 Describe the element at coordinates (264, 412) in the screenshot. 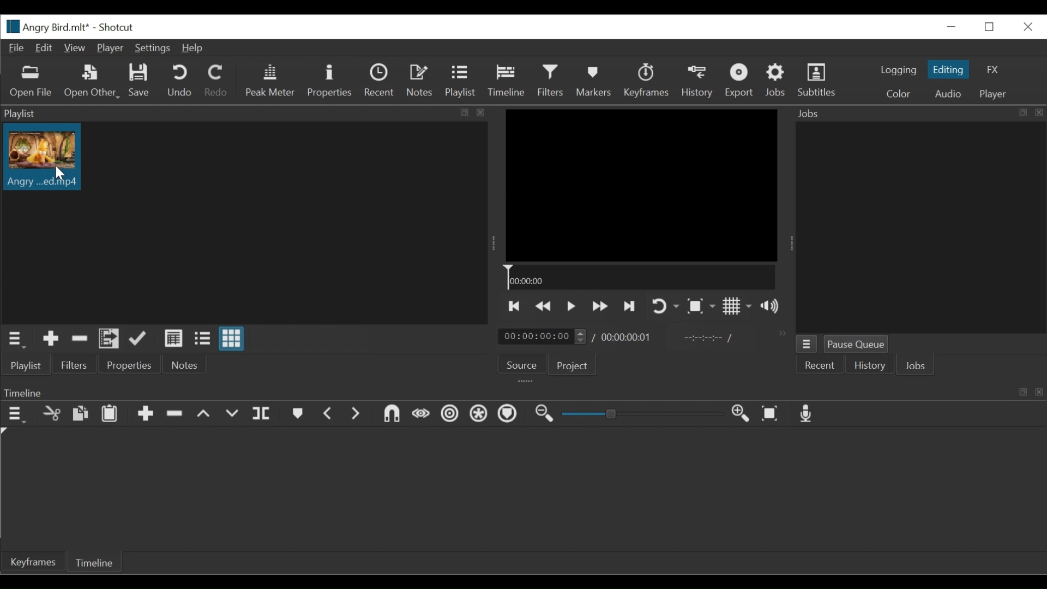

I see `split` at that location.